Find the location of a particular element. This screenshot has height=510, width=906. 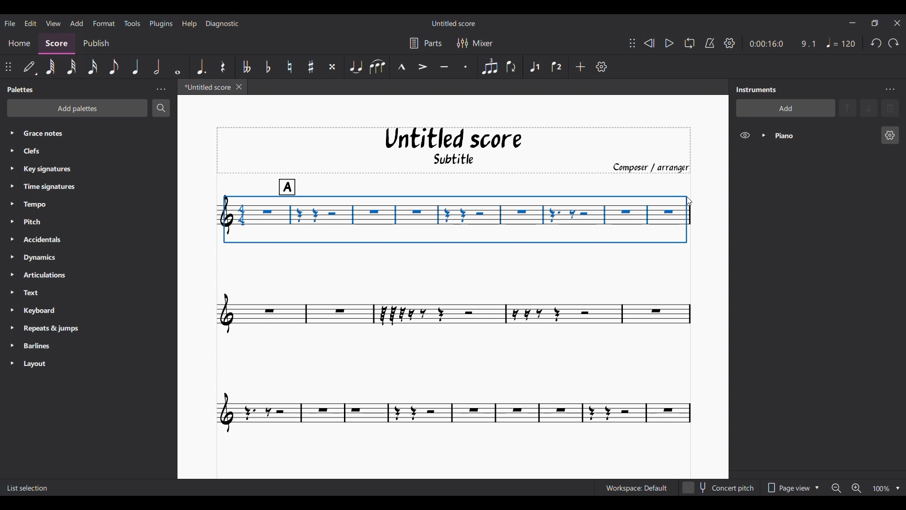

Tempo is located at coordinates (53, 205).